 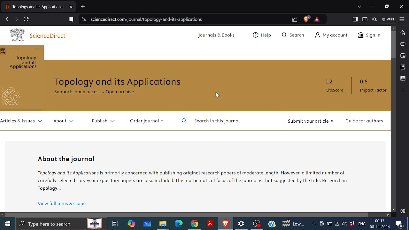 I want to click on Brave talk, so click(x=403, y=44).